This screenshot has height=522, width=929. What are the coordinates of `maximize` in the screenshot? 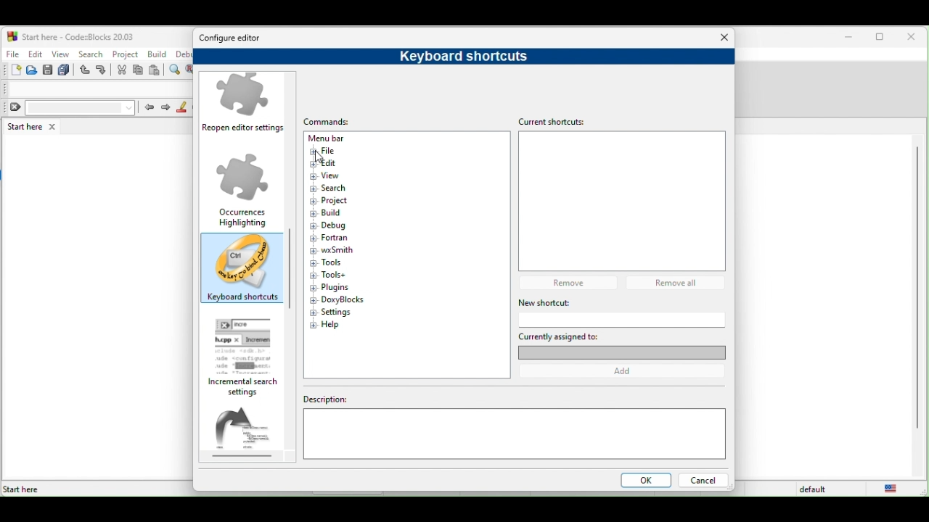 It's located at (883, 38).